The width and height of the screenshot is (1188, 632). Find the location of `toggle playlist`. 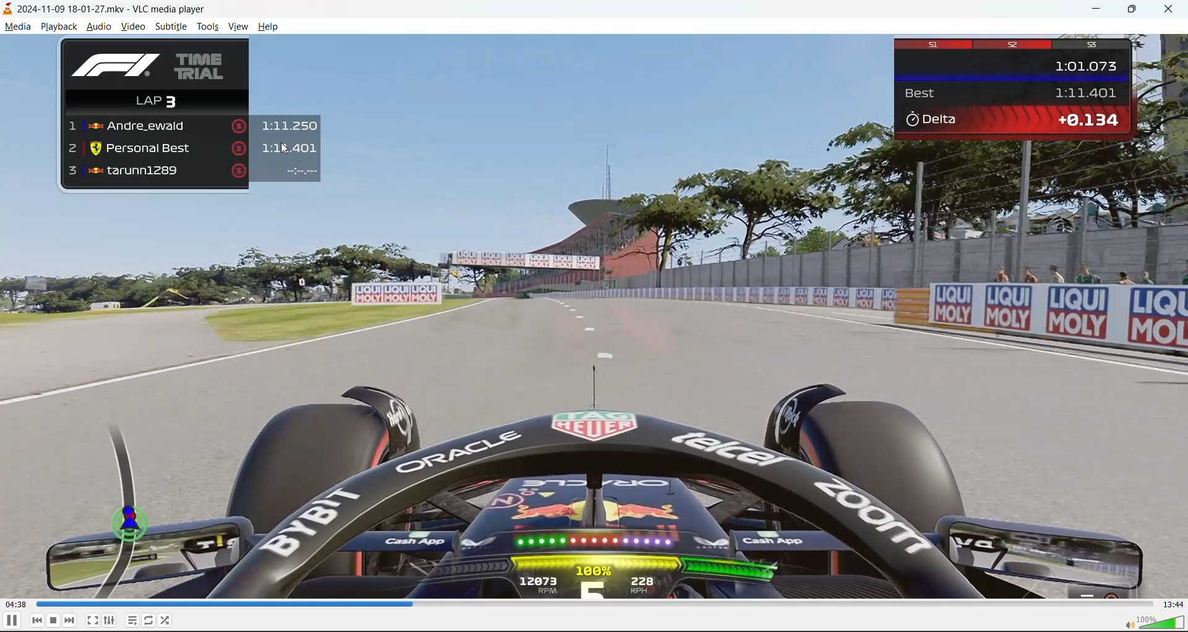

toggle playlist is located at coordinates (131, 620).